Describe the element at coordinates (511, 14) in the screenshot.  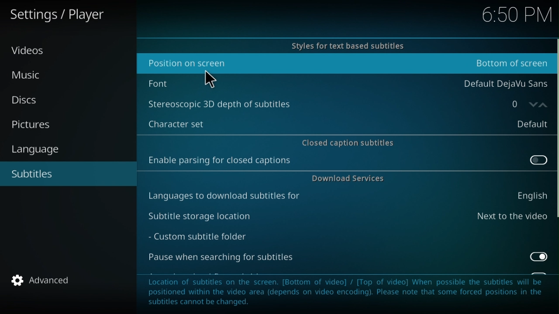
I see `6.50 pm` at that location.